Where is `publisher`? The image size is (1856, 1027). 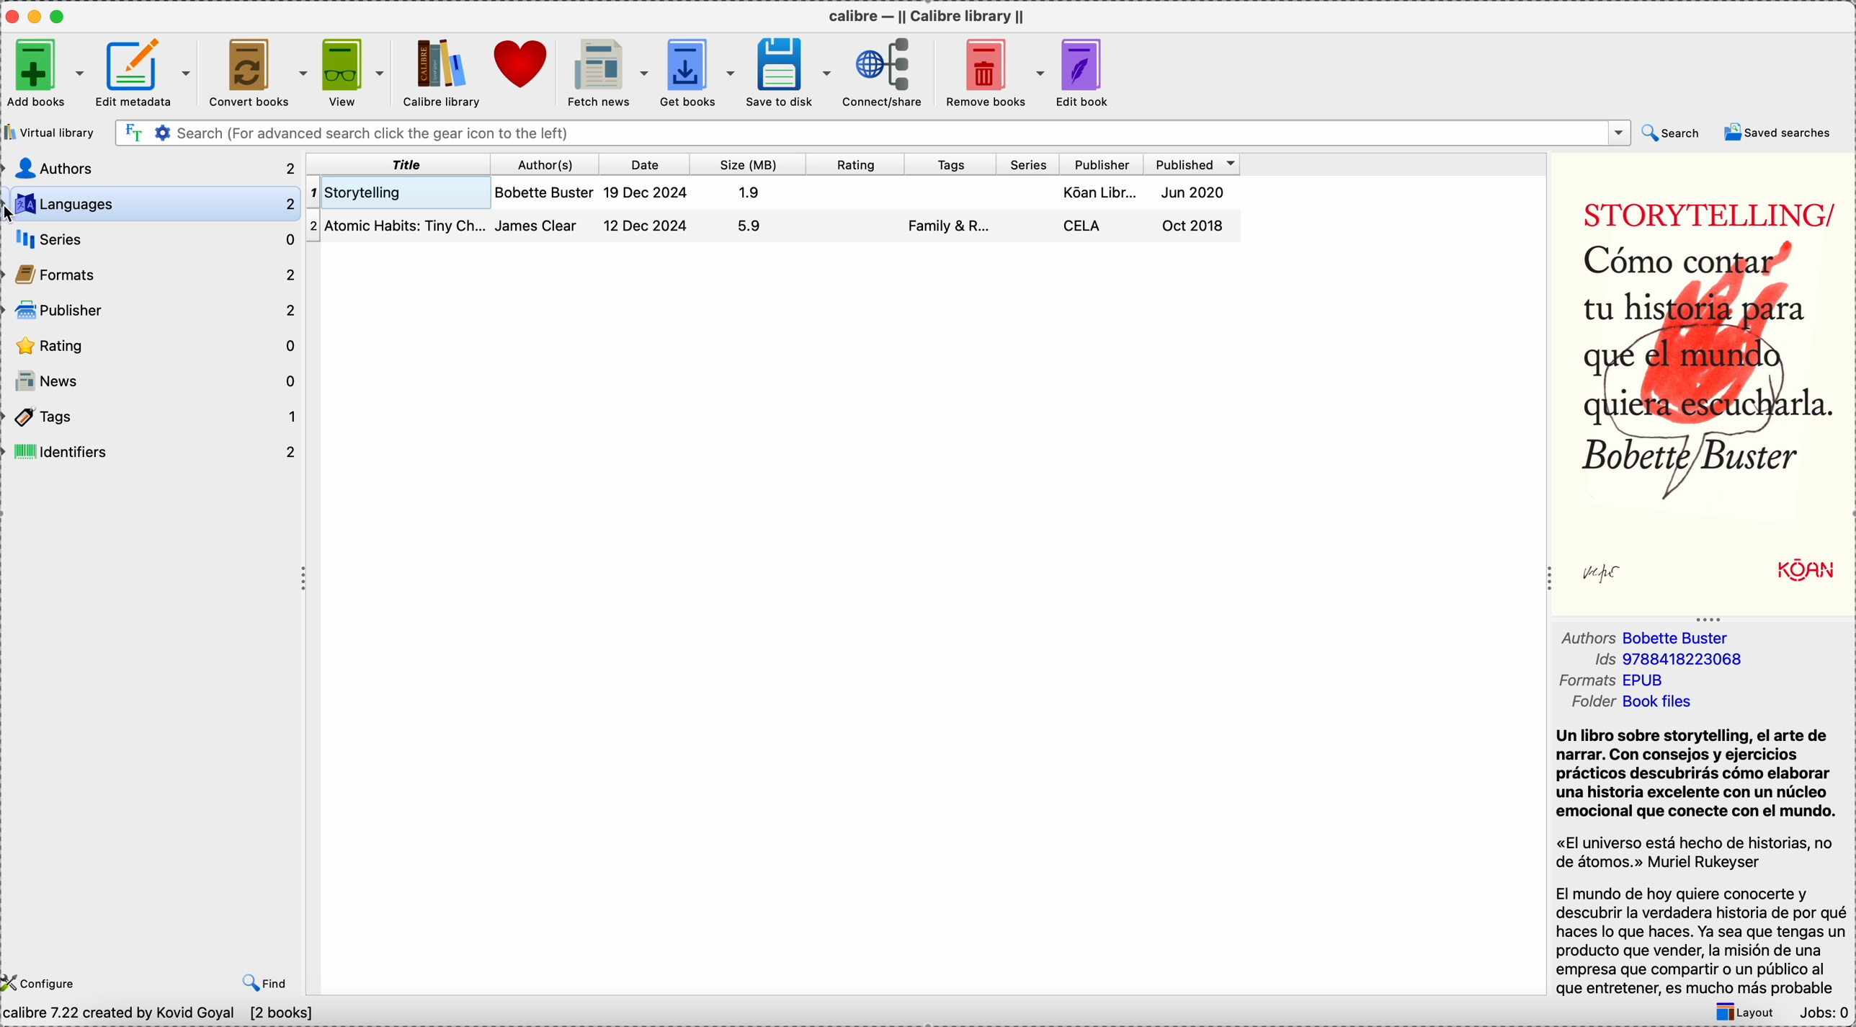 publisher is located at coordinates (1102, 164).